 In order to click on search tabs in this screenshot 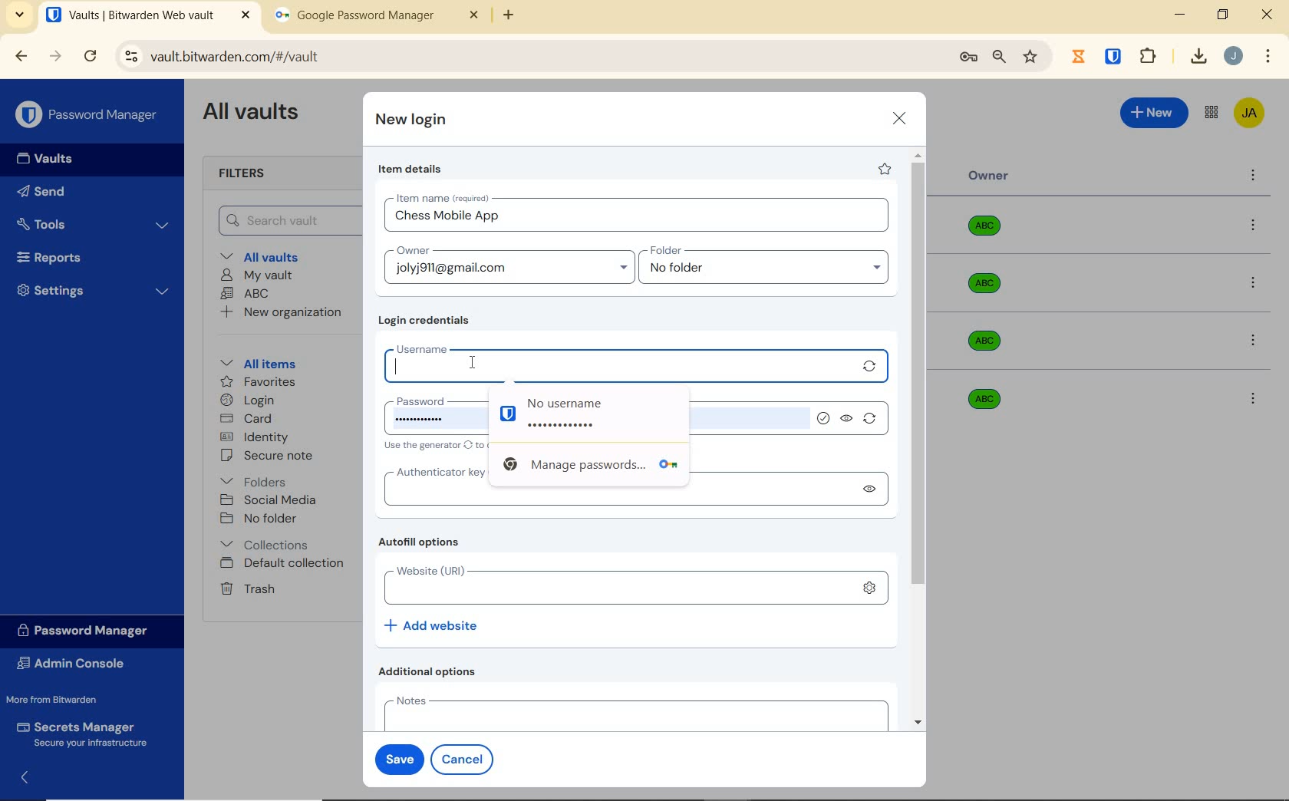, I will do `click(19, 17)`.